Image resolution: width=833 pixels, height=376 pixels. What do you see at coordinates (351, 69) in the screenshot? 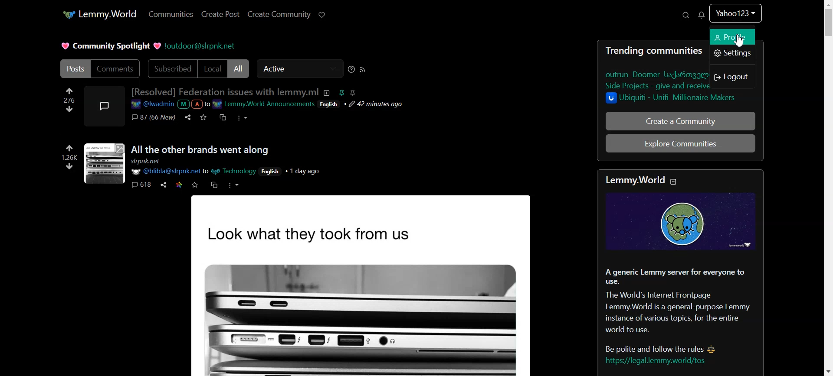
I see `Sorting Help` at bounding box center [351, 69].